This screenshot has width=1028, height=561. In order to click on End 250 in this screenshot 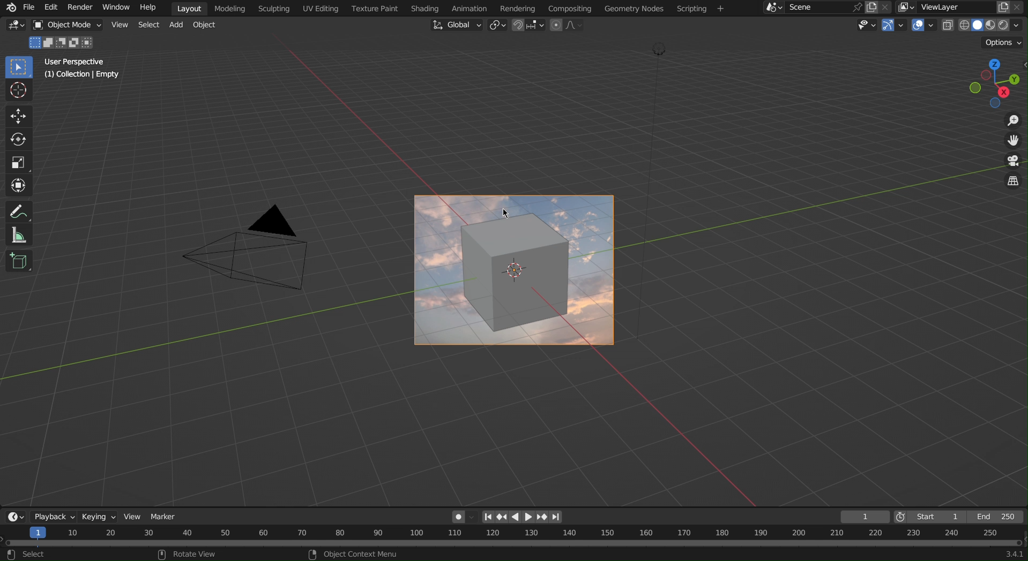, I will do `click(1000, 515)`.